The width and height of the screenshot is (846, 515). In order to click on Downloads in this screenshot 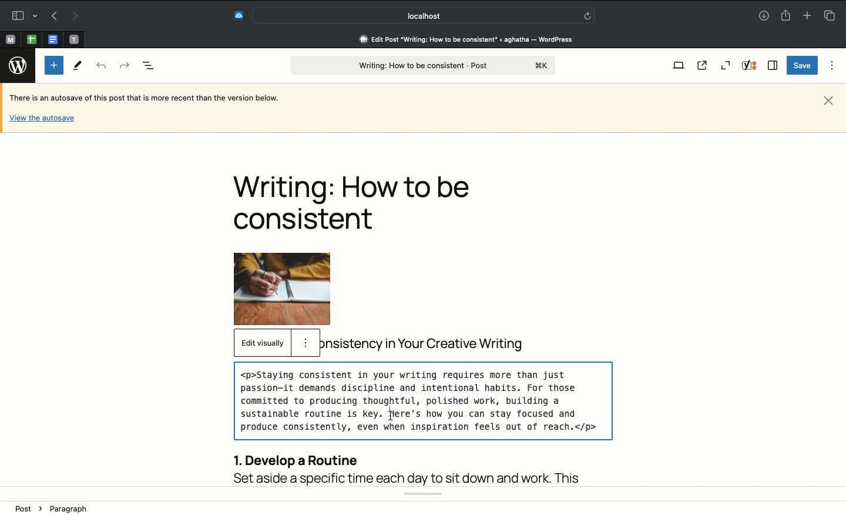, I will do `click(764, 16)`.